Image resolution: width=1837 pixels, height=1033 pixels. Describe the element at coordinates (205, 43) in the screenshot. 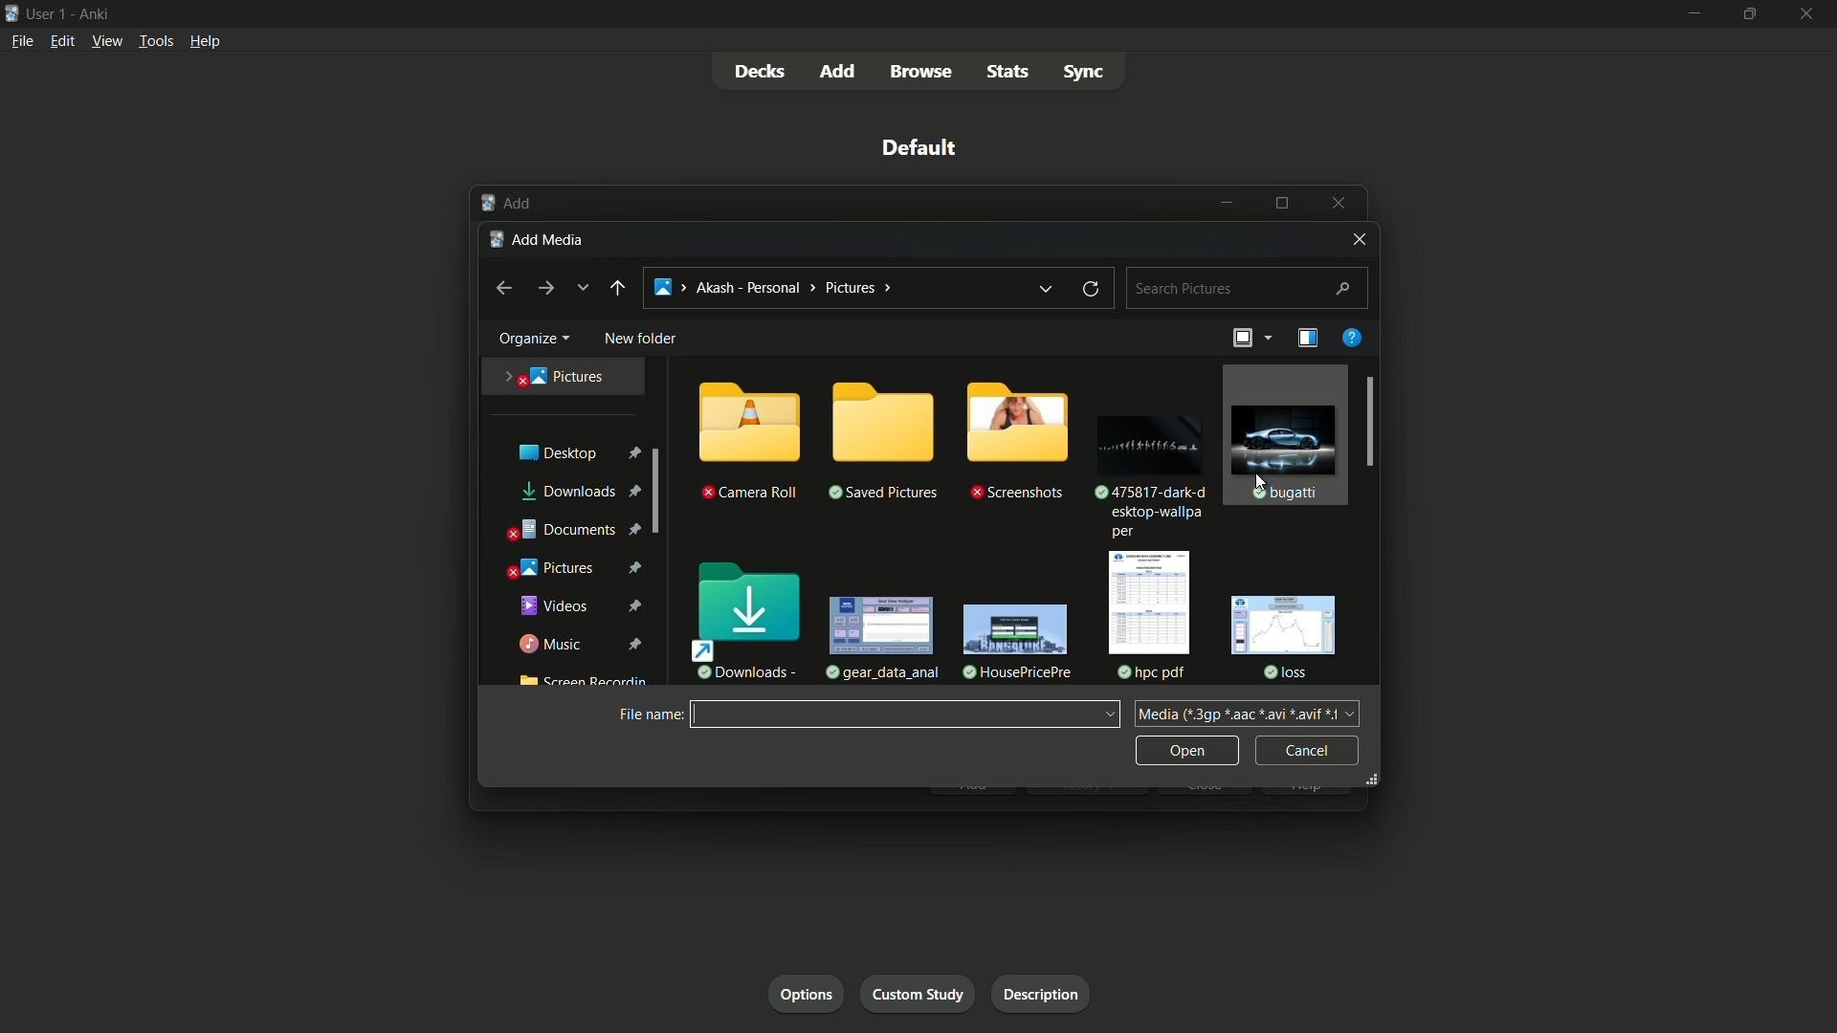

I see `help menu` at that location.